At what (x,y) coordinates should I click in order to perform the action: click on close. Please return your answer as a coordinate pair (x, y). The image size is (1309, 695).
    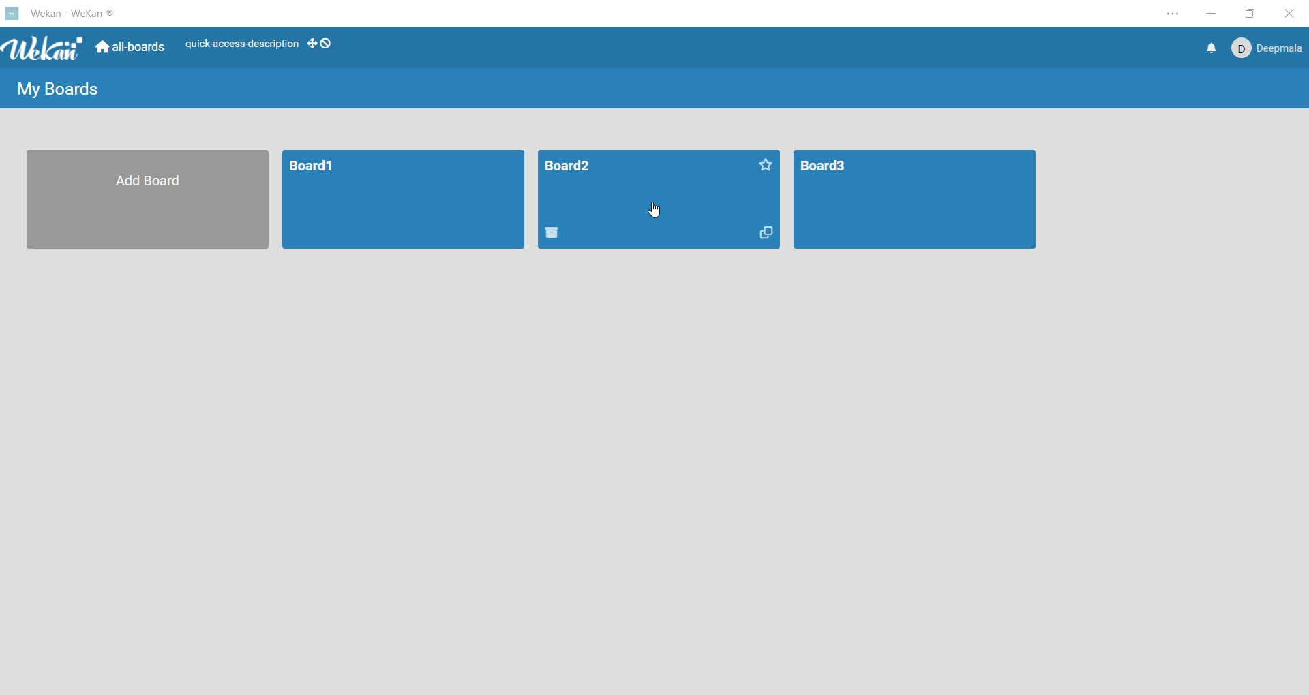
    Looking at the image, I should click on (1288, 16).